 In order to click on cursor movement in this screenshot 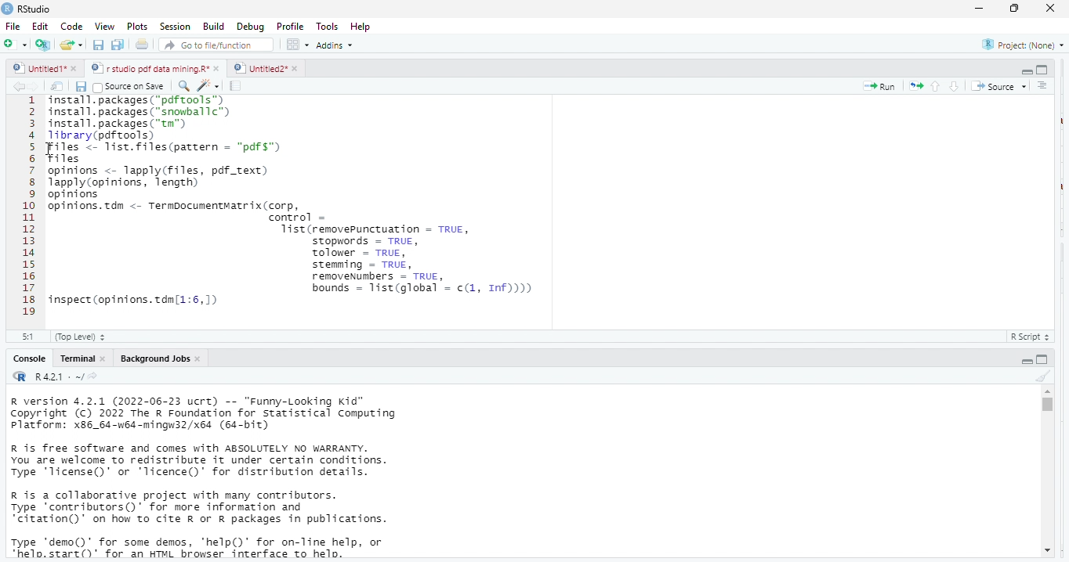, I will do `click(53, 153)`.